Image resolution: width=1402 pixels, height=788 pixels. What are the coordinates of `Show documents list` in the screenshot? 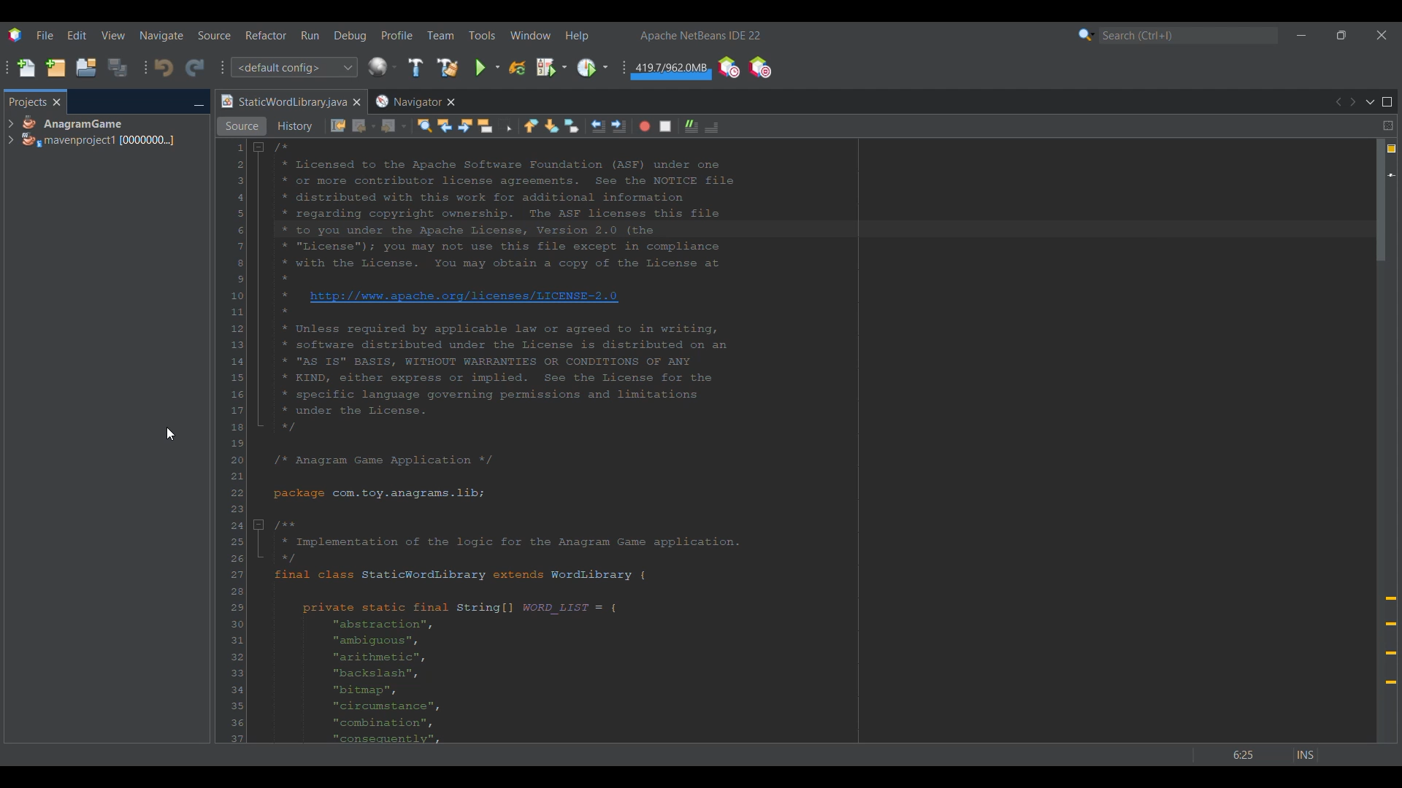 It's located at (1370, 101).